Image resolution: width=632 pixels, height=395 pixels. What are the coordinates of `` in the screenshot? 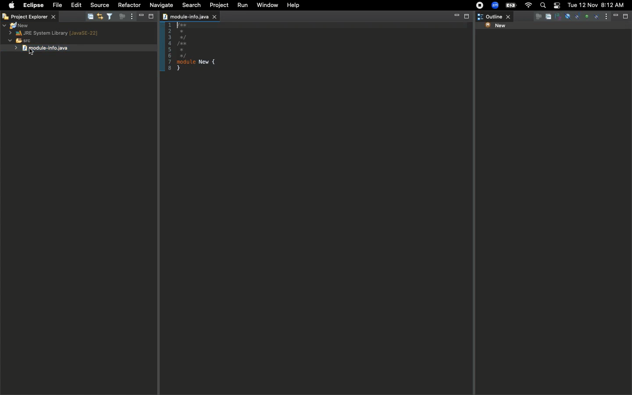 It's located at (558, 15).